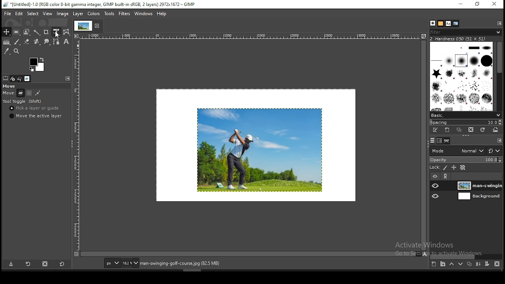  Describe the element at coordinates (486, 263) in the screenshot. I see `add a mask` at that location.